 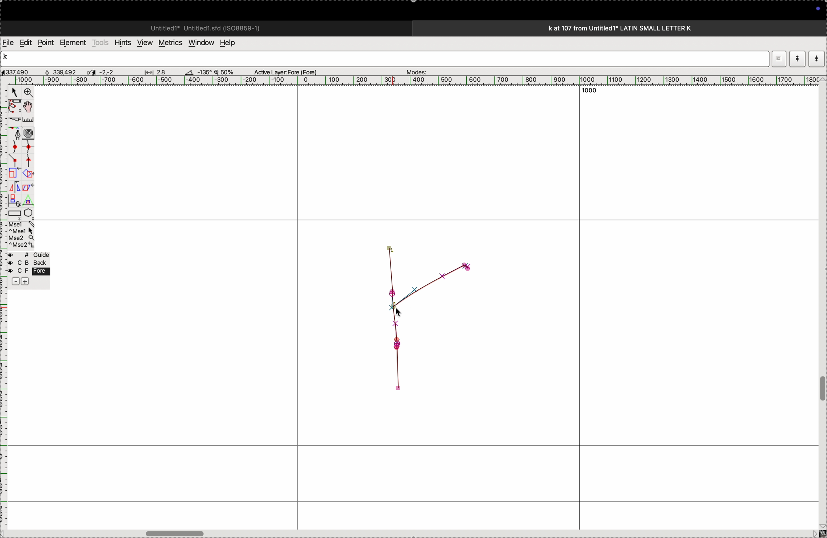 I want to click on rectangle, so click(x=13, y=212).